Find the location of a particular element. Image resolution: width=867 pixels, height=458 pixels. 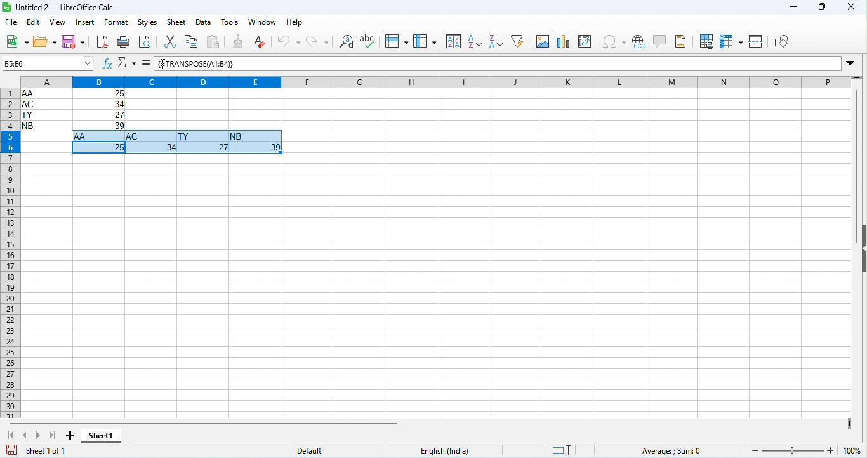

paste is located at coordinates (217, 41).